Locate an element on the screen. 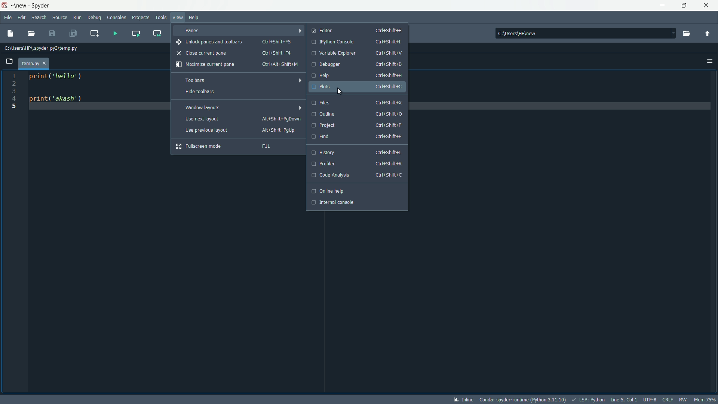 This screenshot has height=404, width=718. file menu is located at coordinates (7, 17).